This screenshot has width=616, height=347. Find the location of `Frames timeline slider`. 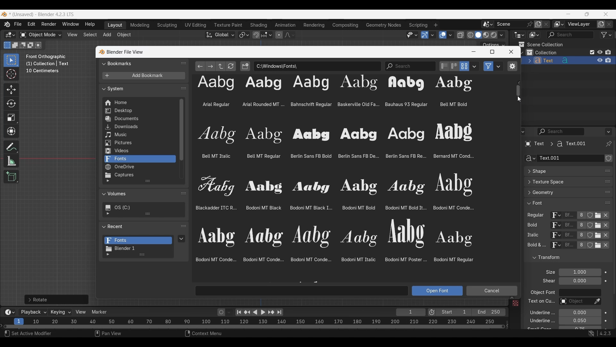

Frames timeline slider is located at coordinates (254, 327).